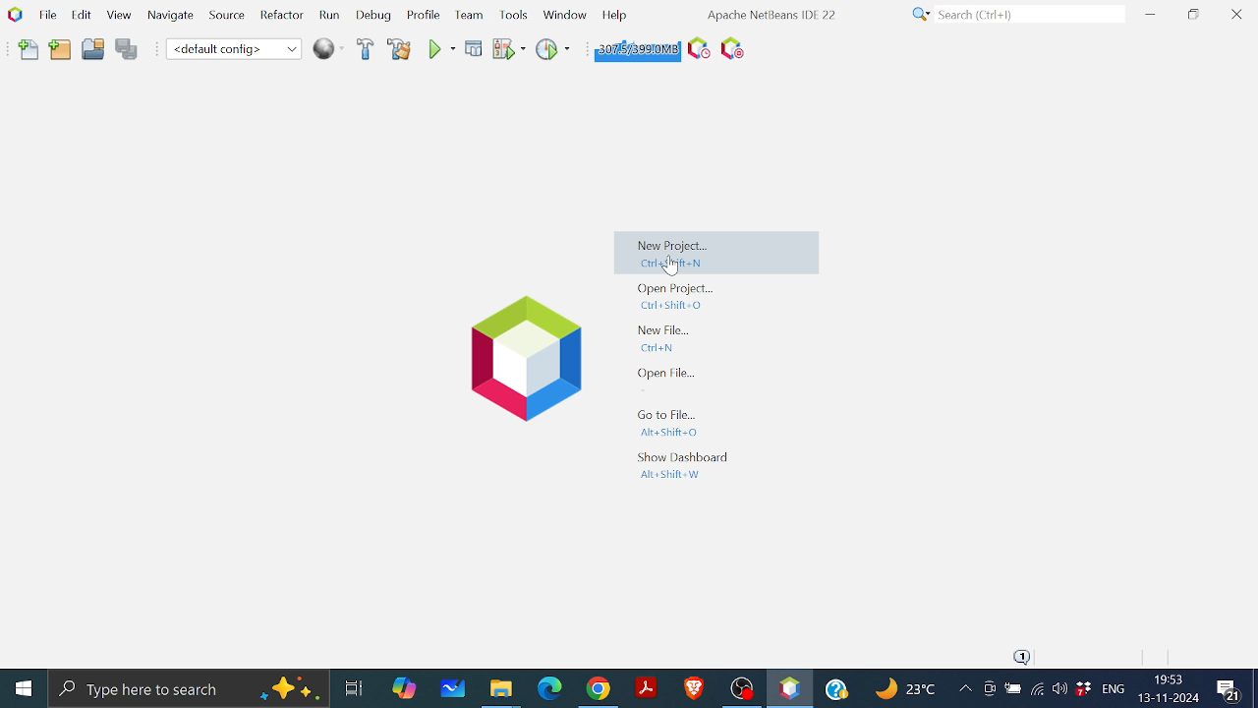 Image resolution: width=1258 pixels, height=708 pixels. What do you see at coordinates (680, 465) in the screenshot?
I see `Show dashboard` at bounding box center [680, 465].